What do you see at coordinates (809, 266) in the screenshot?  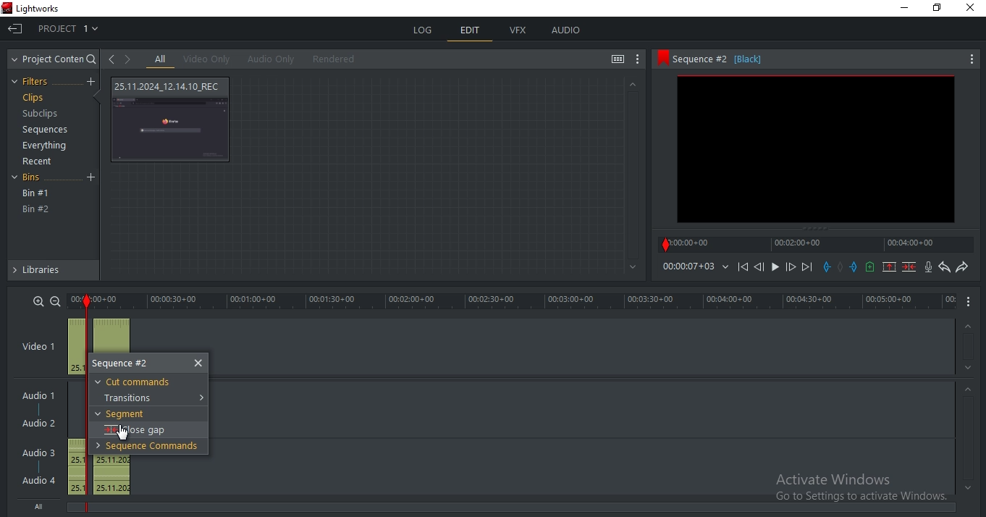 I see `Next` at bounding box center [809, 266].